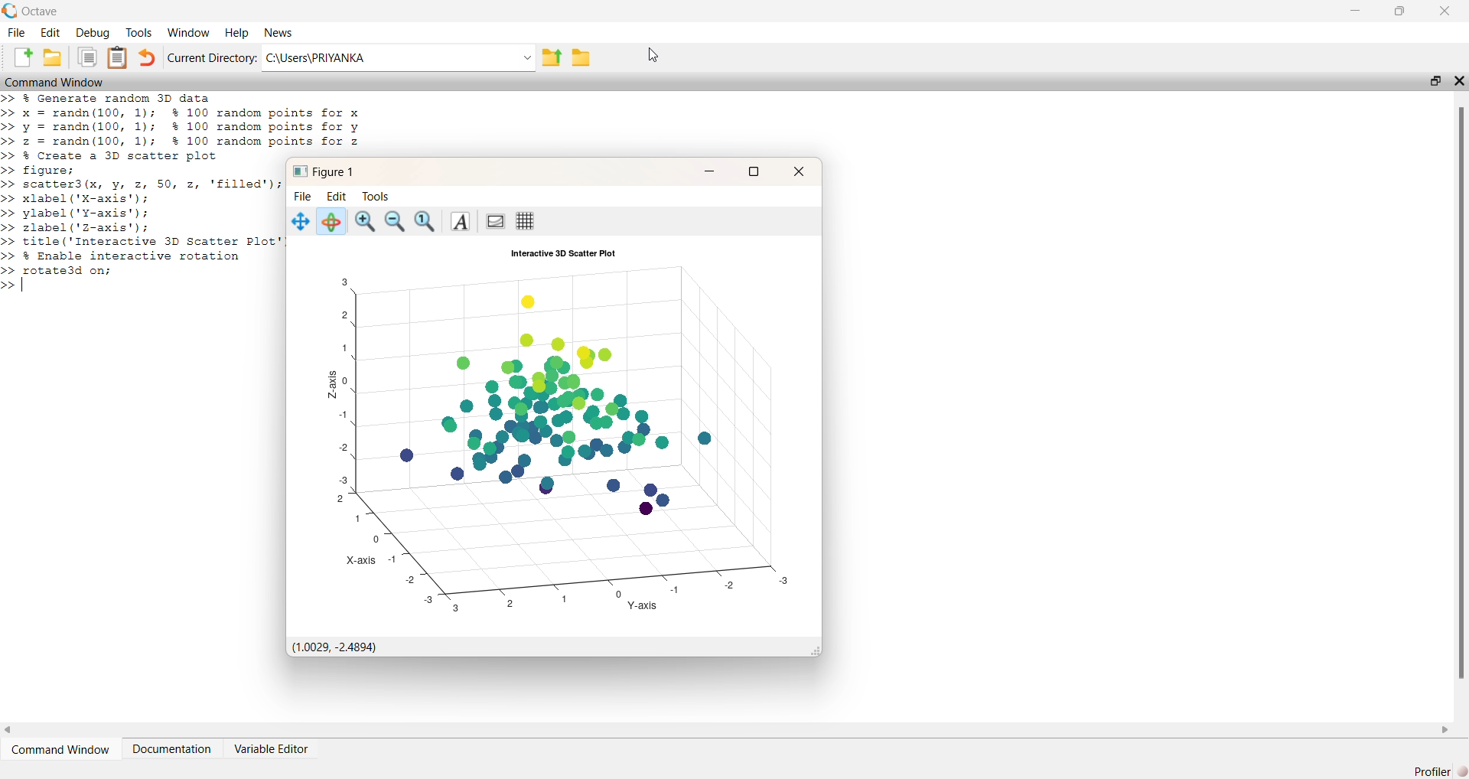  What do you see at coordinates (279, 33) in the screenshot?
I see `News` at bounding box center [279, 33].